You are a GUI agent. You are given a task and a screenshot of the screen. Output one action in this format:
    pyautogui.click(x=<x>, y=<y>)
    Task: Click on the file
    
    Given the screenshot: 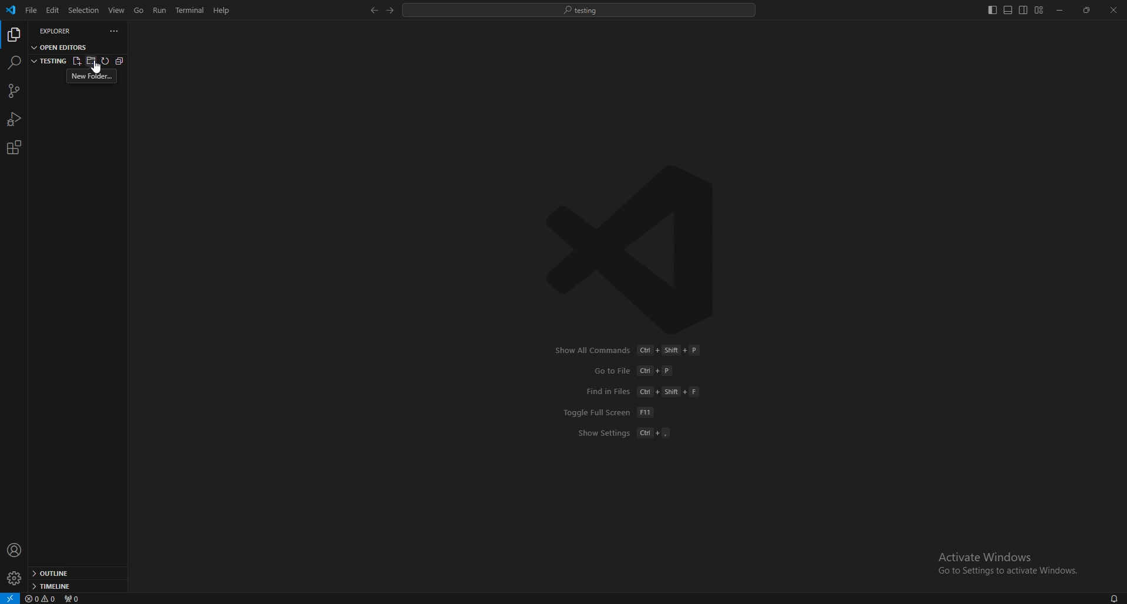 What is the action you would take?
    pyautogui.click(x=30, y=11)
    